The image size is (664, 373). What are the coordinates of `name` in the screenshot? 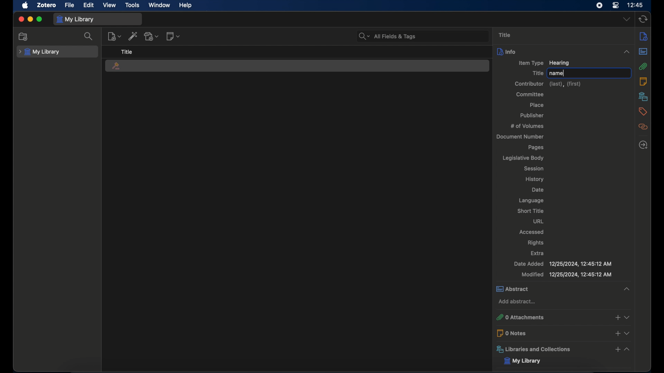 It's located at (556, 74).